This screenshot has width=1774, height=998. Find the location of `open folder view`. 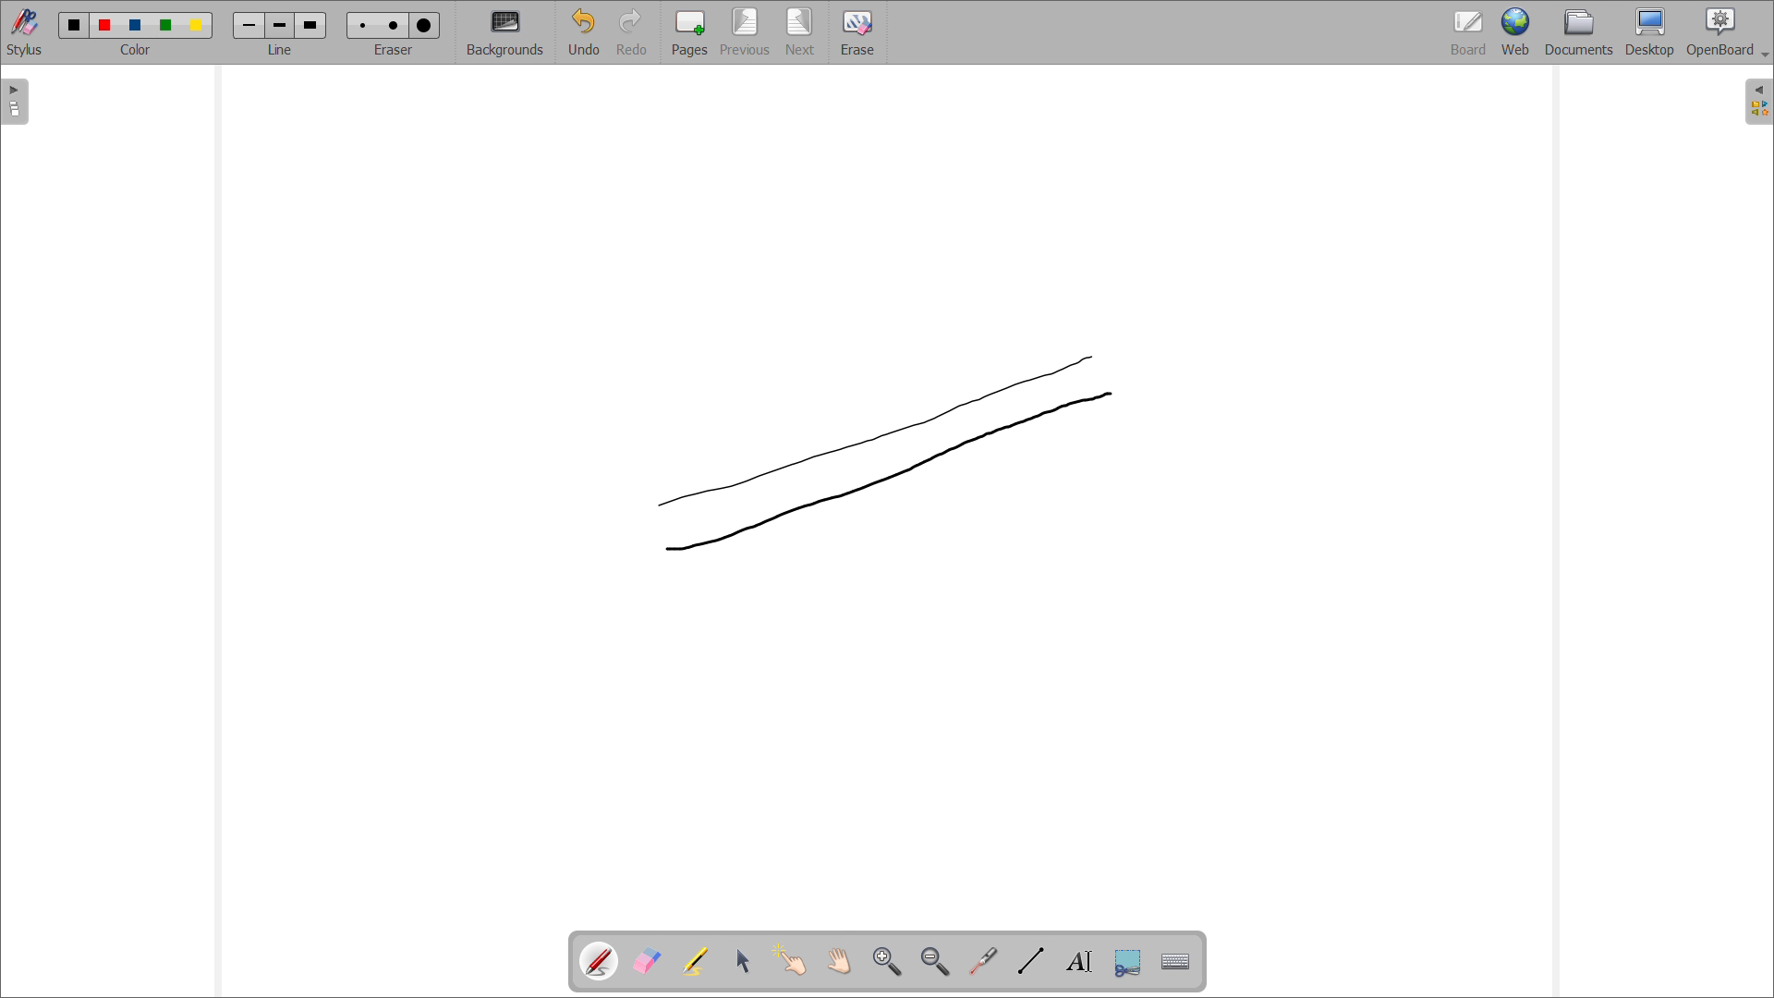

open folder view is located at coordinates (1758, 102).